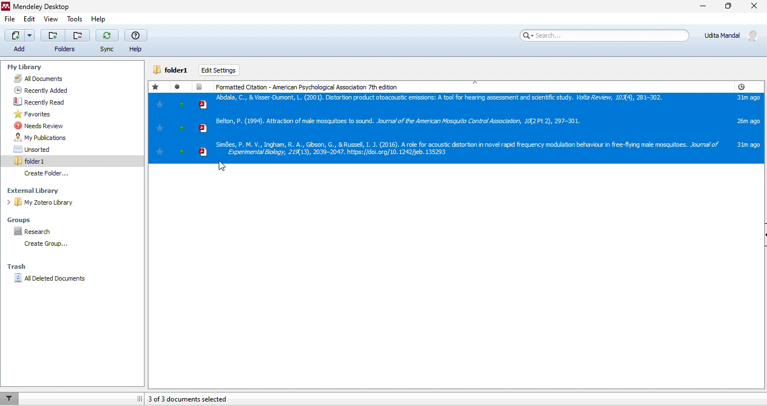 Image resolution: width=767 pixels, height=406 pixels. I want to click on all documents, so click(46, 79).